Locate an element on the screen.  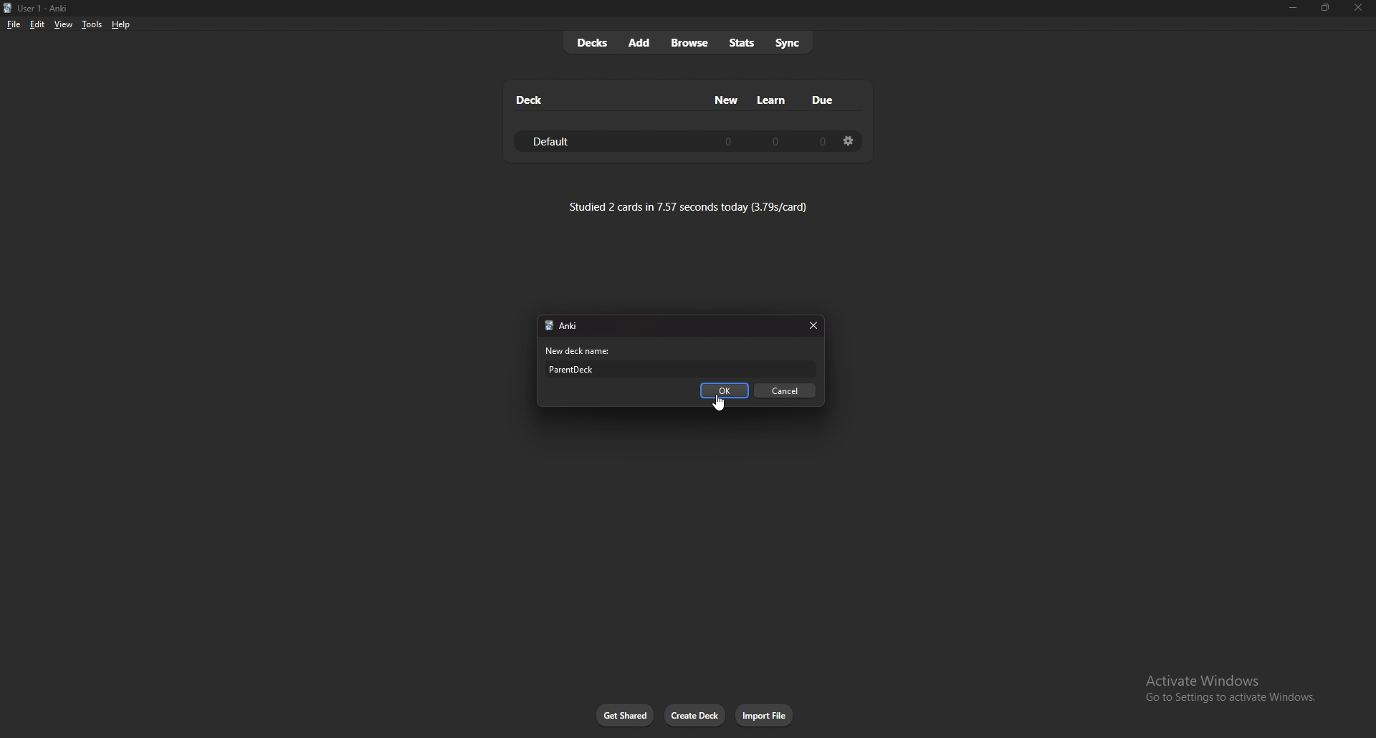
file is located at coordinates (14, 25).